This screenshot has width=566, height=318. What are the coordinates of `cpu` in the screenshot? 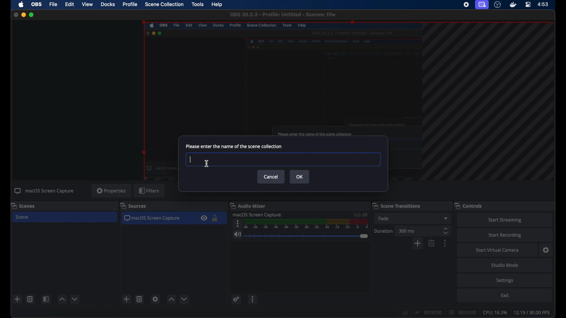 It's located at (495, 312).